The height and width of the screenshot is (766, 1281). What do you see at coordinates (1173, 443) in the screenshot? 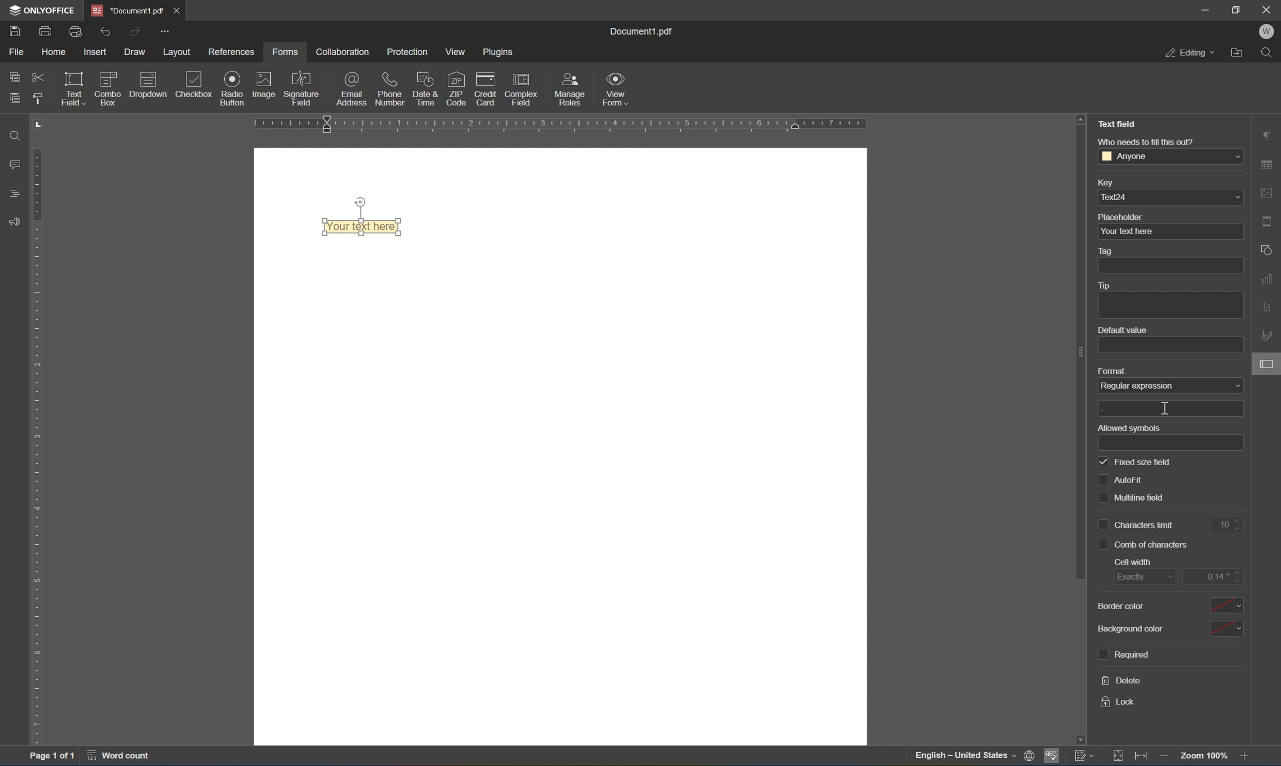
I see `add allowed symbols` at bounding box center [1173, 443].